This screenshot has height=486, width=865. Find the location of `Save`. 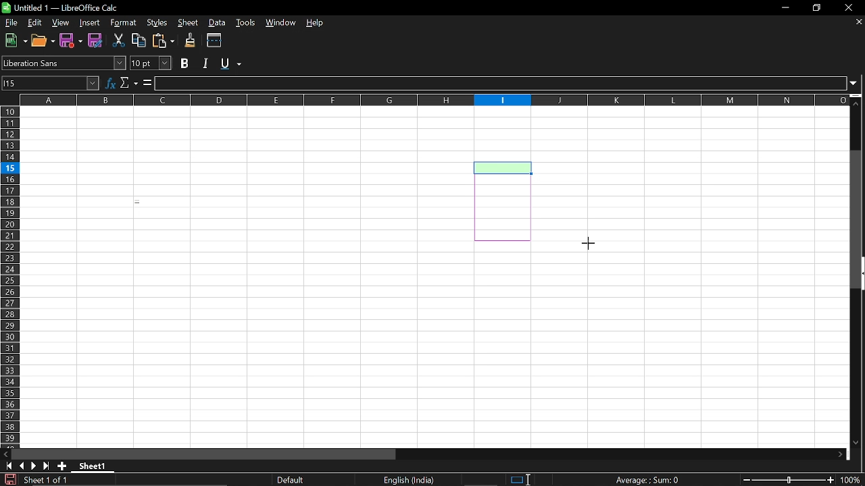

Save is located at coordinates (8, 480).